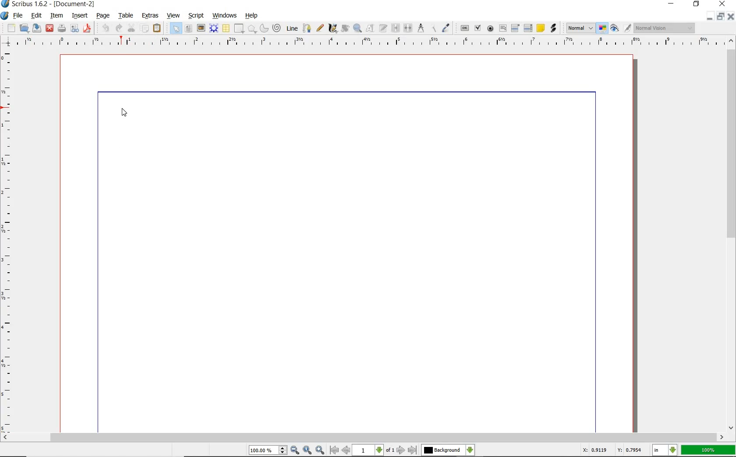 The image size is (736, 457). Describe the element at coordinates (345, 29) in the screenshot. I see `rotate item` at that location.